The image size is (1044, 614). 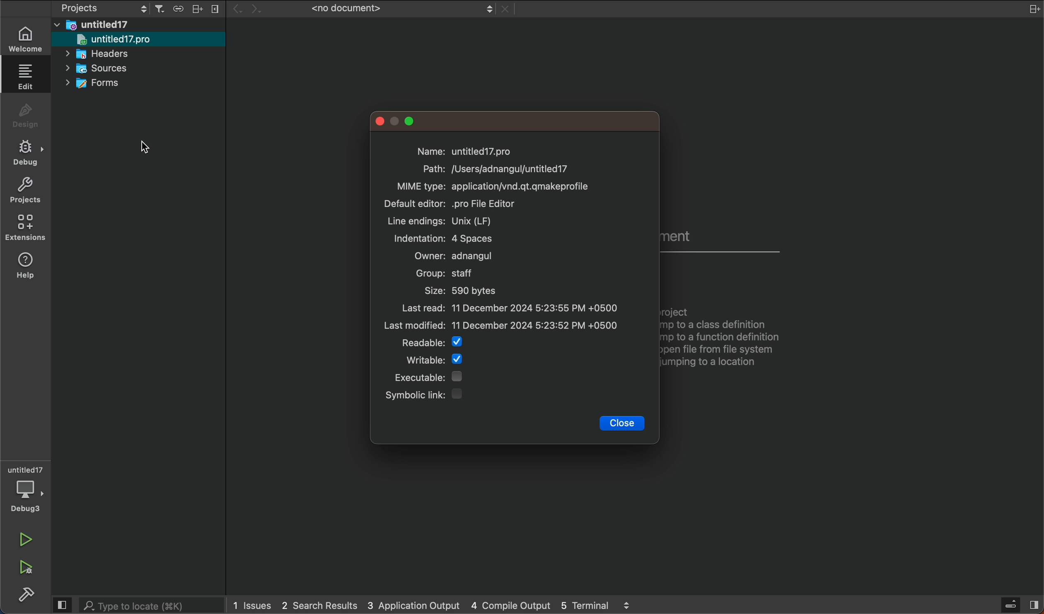 I want to click on untitled 17 pro, so click(x=132, y=40).